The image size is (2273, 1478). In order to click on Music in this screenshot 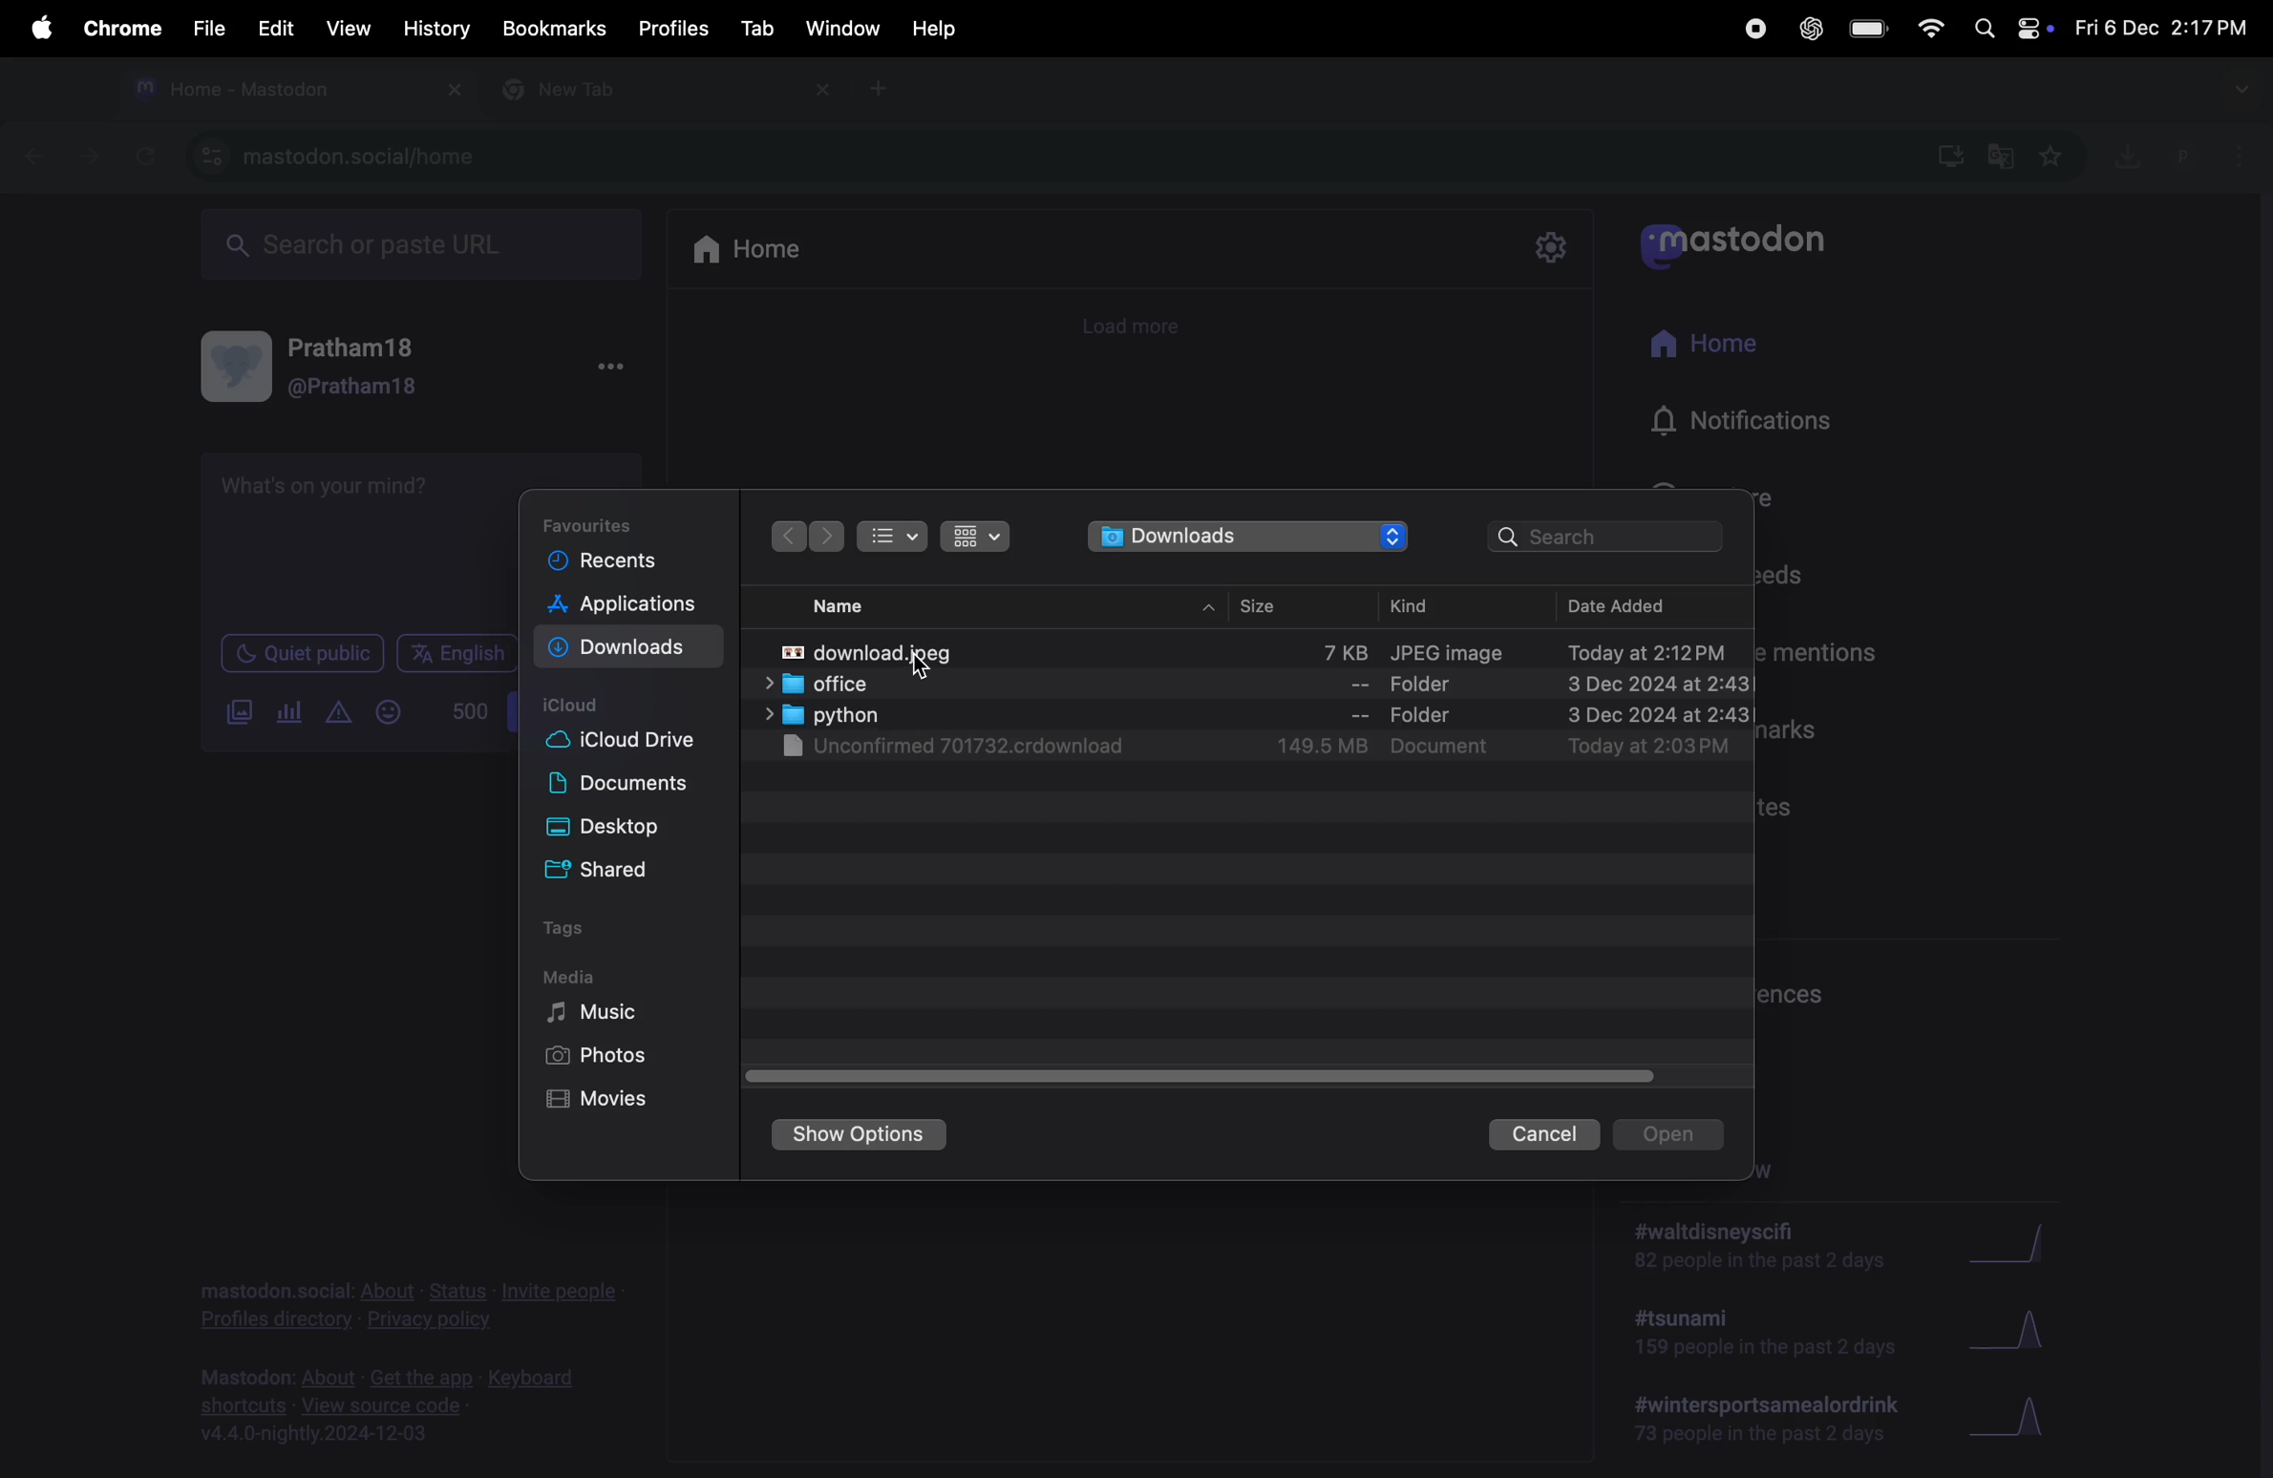, I will do `click(600, 1016)`.